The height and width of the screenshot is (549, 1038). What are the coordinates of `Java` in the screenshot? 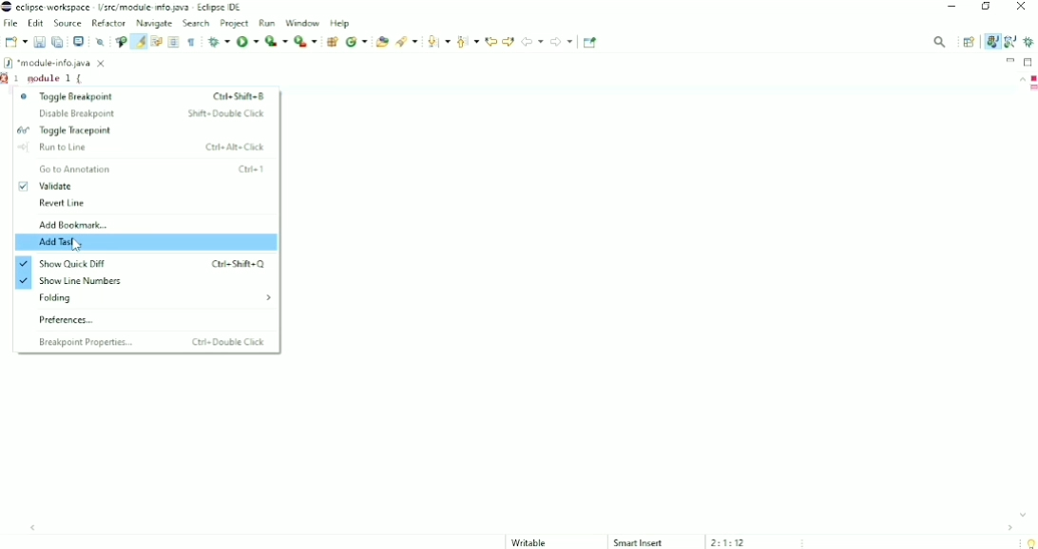 It's located at (991, 41).